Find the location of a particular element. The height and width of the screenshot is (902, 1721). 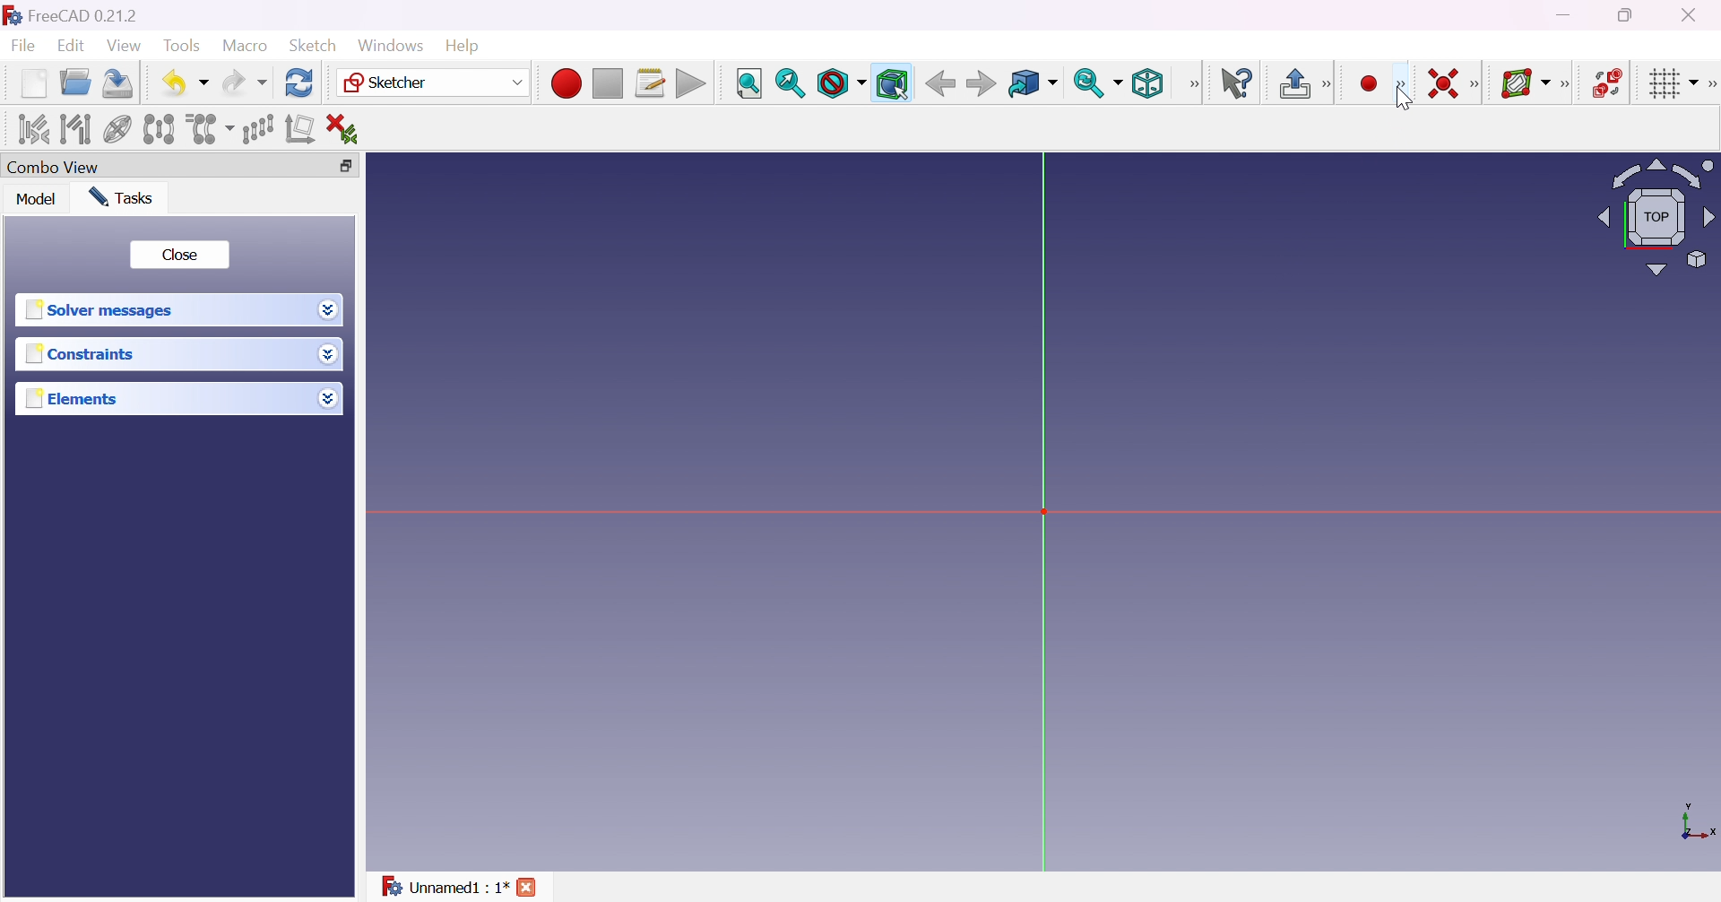

Unnamed : 1* is located at coordinates (444, 883).